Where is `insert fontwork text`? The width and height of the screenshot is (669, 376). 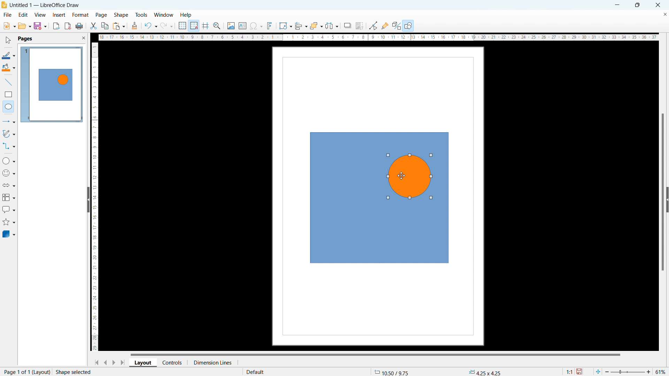 insert fontwork text is located at coordinates (270, 25).